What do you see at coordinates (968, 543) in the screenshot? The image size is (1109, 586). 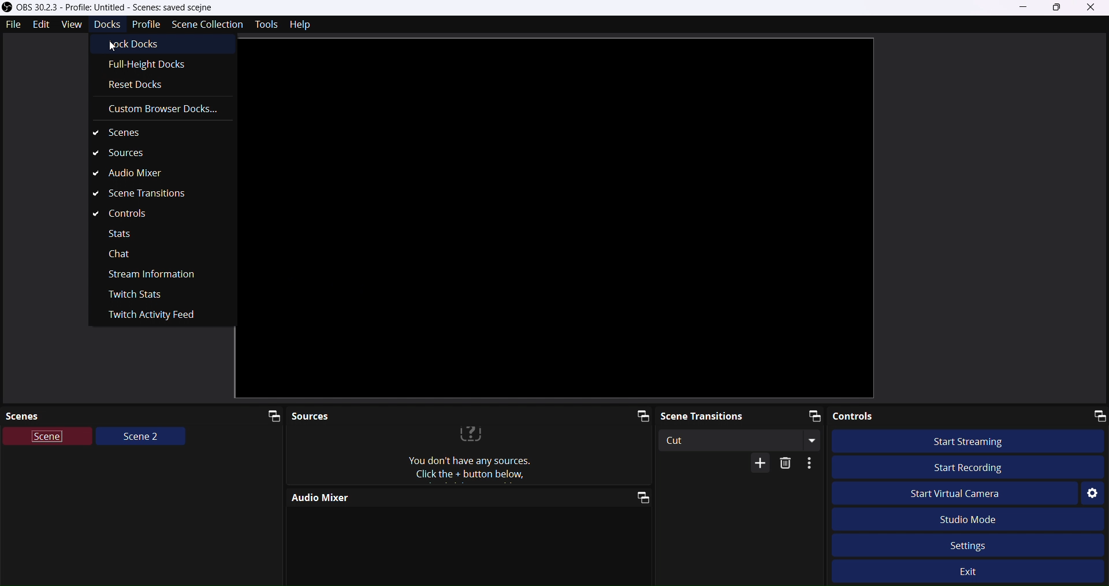 I see `Settings` at bounding box center [968, 543].